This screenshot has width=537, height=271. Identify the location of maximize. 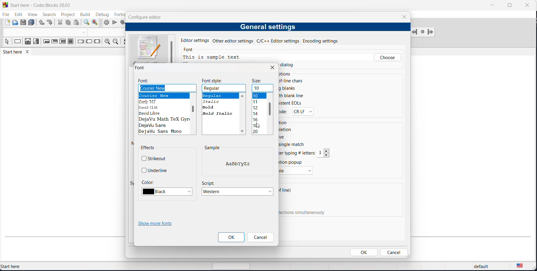
(509, 5).